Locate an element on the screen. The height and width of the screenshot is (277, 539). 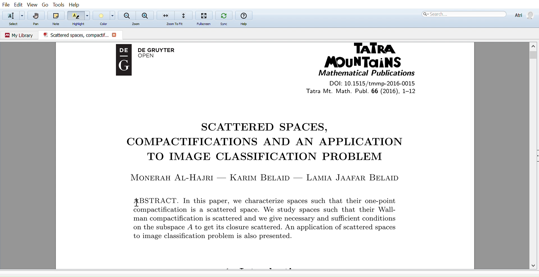
Edit is located at coordinates (18, 4).